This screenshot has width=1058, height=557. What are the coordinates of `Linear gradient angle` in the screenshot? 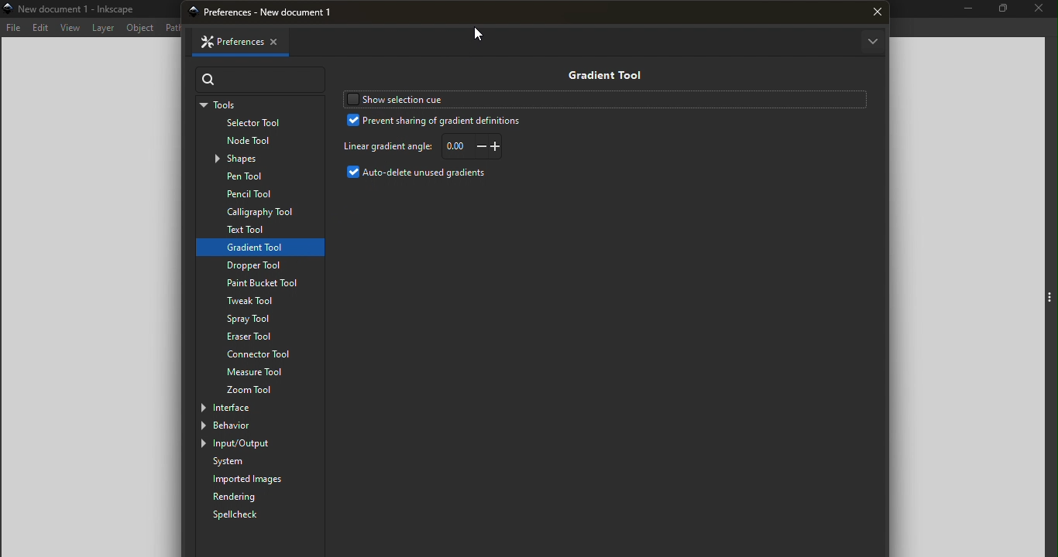 It's located at (386, 146).